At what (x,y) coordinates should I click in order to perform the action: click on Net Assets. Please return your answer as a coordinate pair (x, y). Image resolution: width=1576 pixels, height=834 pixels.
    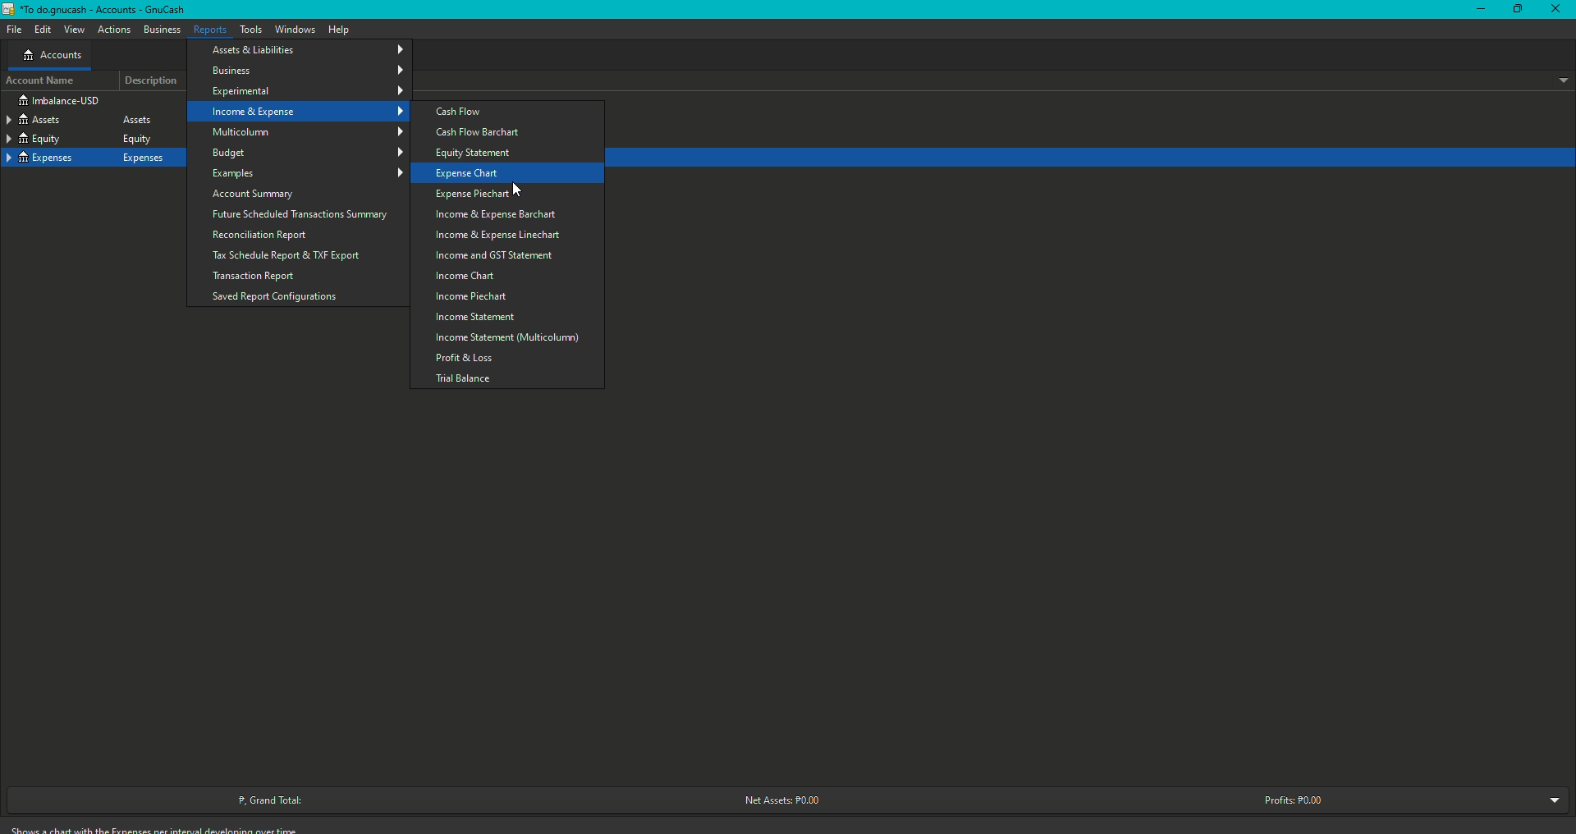
    Looking at the image, I should click on (790, 799).